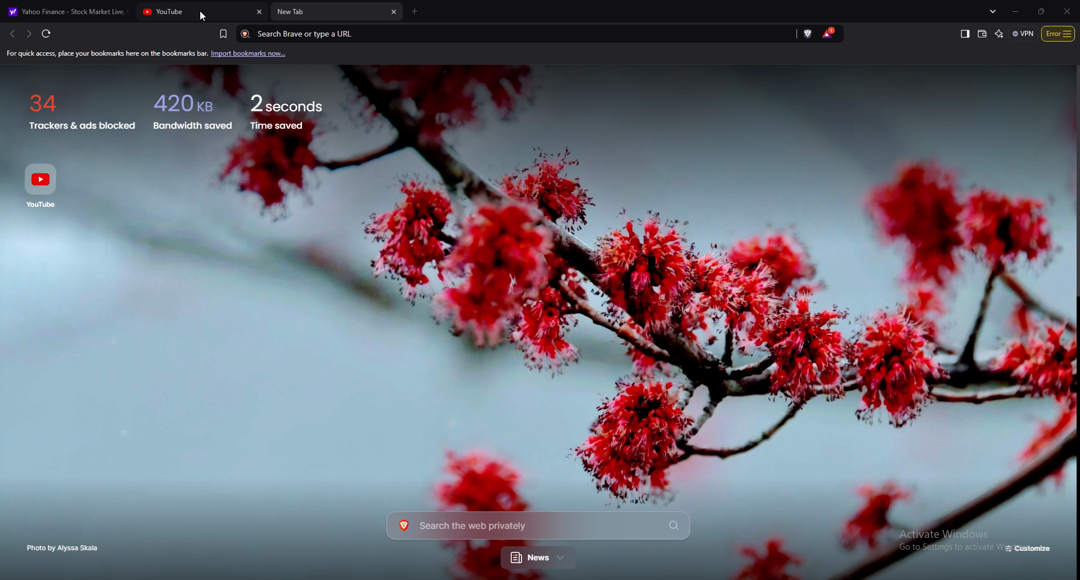  Describe the element at coordinates (28, 34) in the screenshot. I see `forward` at that location.